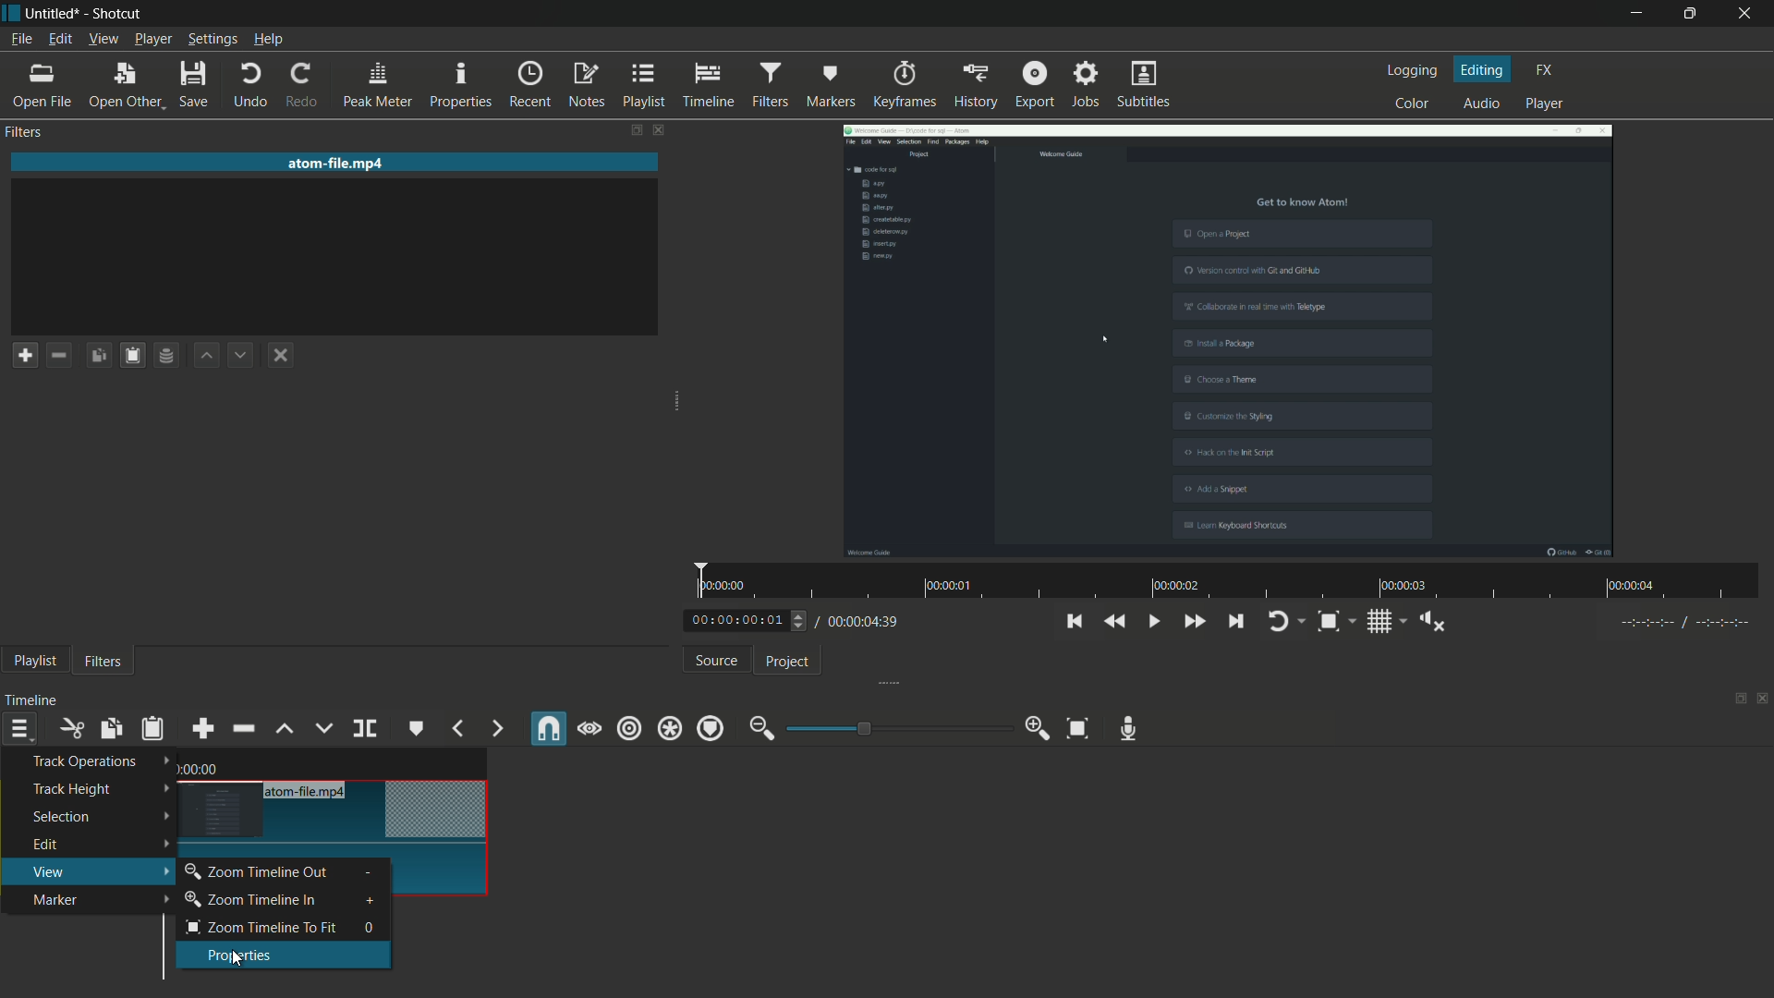 The width and height of the screenshot is (1774, 998). I want to click on video in timeline, so click(346, 833).